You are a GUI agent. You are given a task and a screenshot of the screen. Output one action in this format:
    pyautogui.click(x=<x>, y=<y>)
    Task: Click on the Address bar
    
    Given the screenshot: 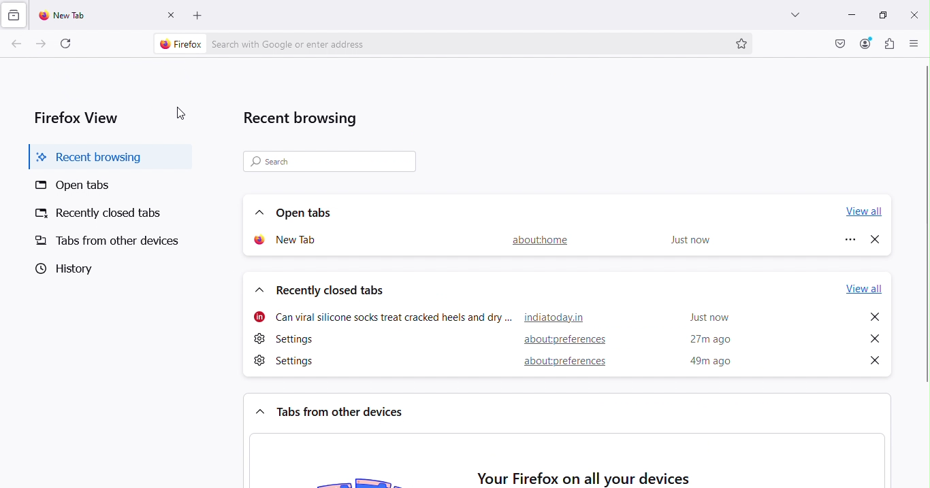 What is the action you would take?
    pyautogui.click(x=469, y=45)
    